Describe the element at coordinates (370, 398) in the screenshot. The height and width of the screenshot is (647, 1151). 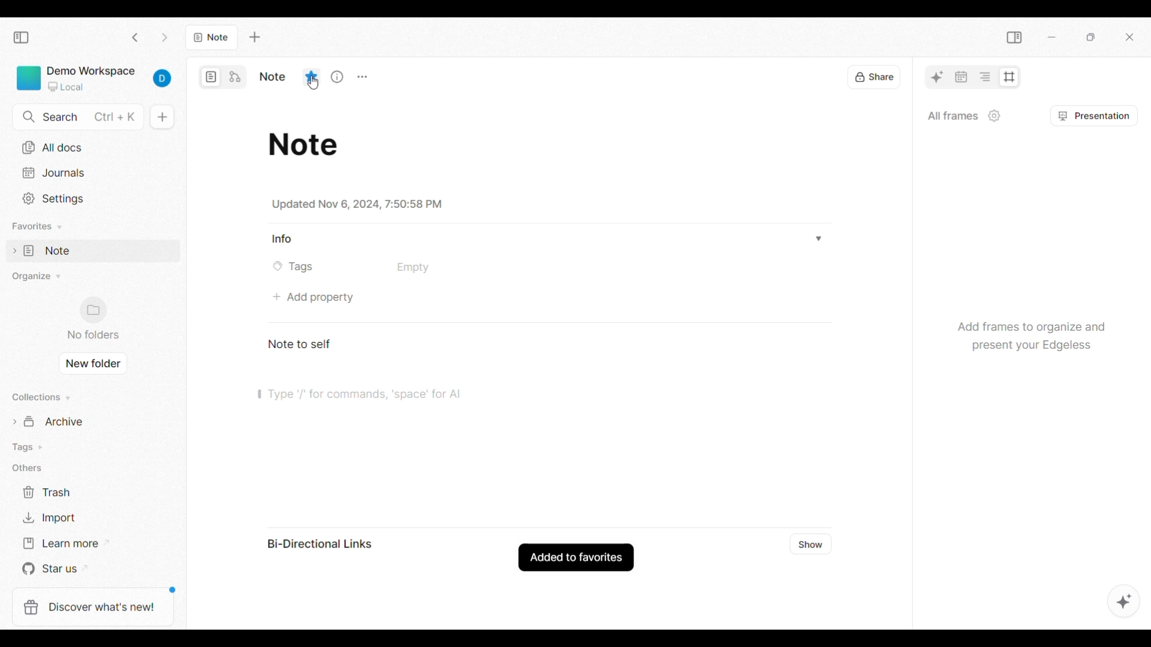
I see `1 Type '/' for commands, ‘space’ for Al` at that location.